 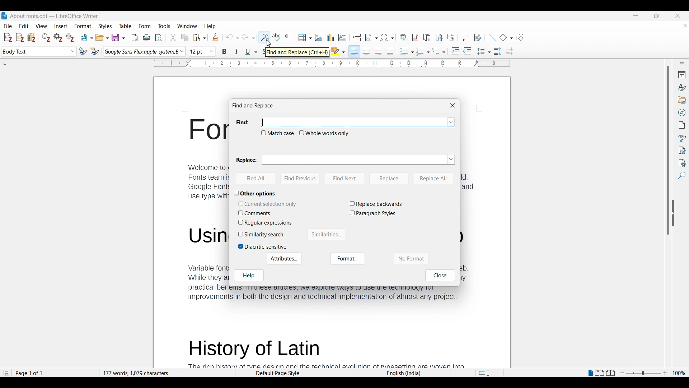 What do you see at coordinates (8, 38) in the screenshot?
I see `Add/Edit citations` at bounding box center [8, 38].